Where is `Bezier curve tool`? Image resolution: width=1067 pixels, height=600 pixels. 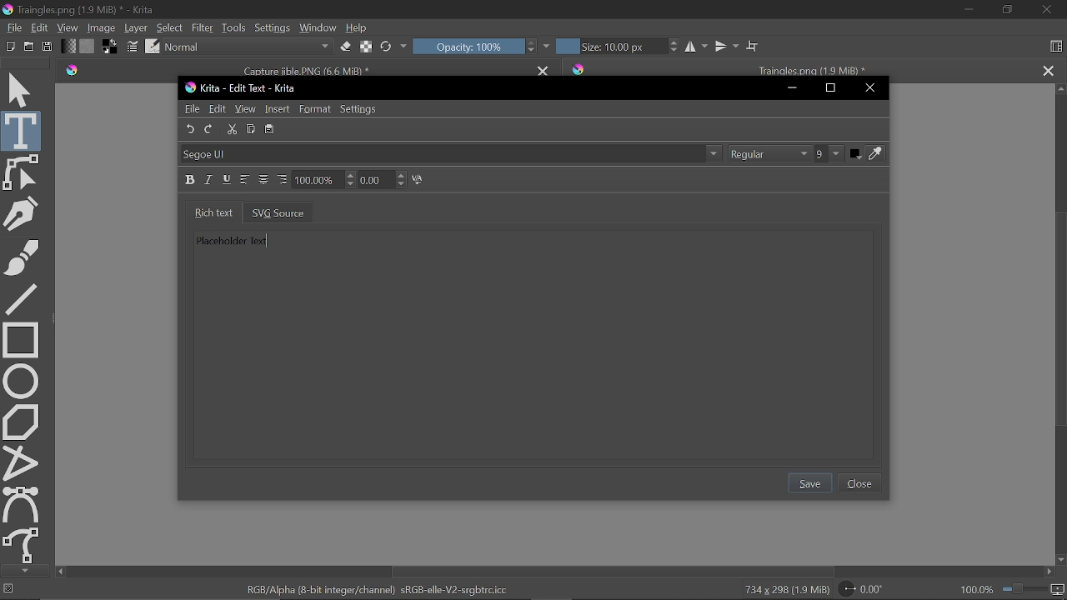
Bezier curve tool is located at coordinates (22, 502).